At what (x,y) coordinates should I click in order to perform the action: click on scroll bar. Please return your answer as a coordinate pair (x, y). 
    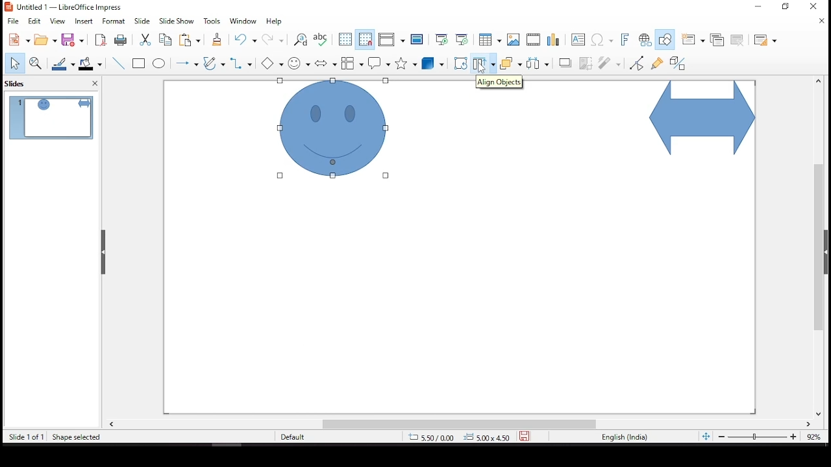
    Looking at the image, I should click on (459, 424).